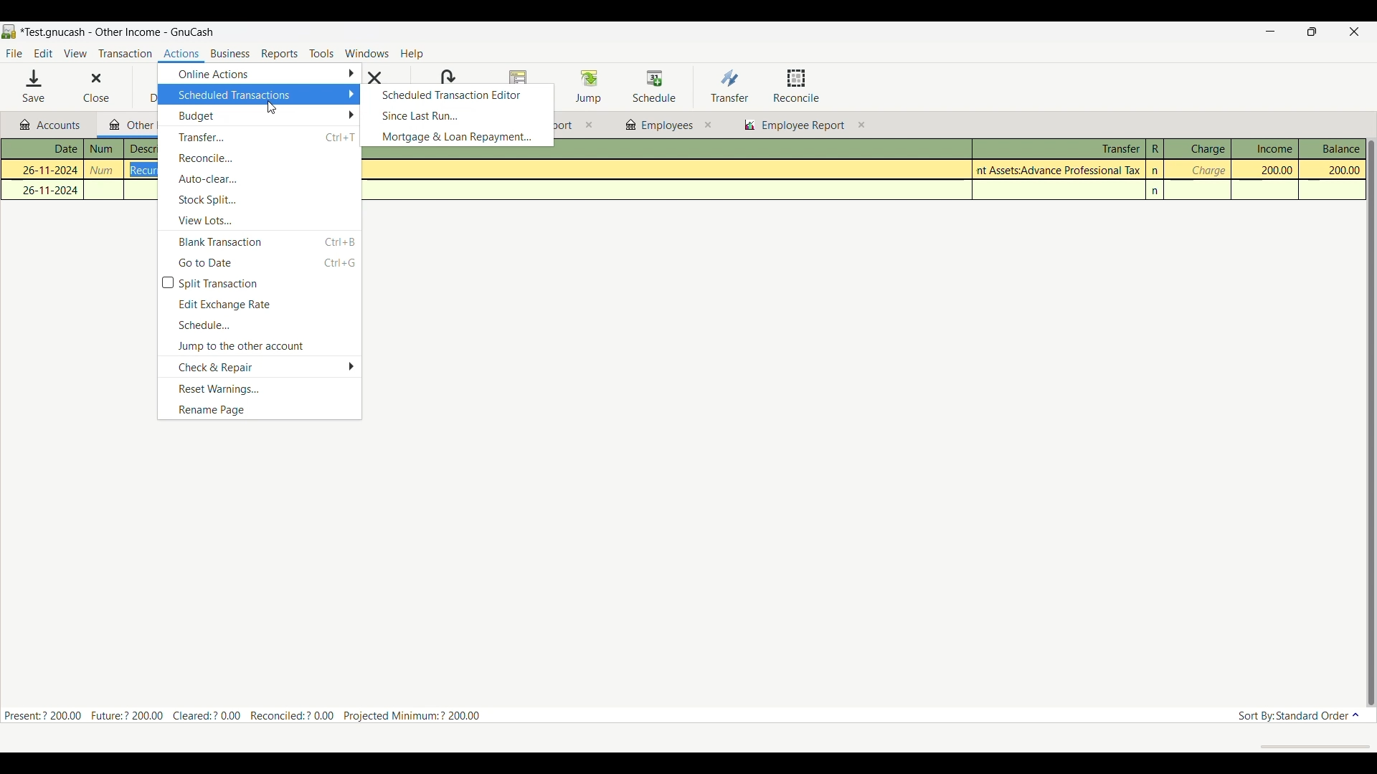  What do you see at coordinates (259, 346) in the screenshot?
I see `Jump to the other account` at bounding box center [259, 346].